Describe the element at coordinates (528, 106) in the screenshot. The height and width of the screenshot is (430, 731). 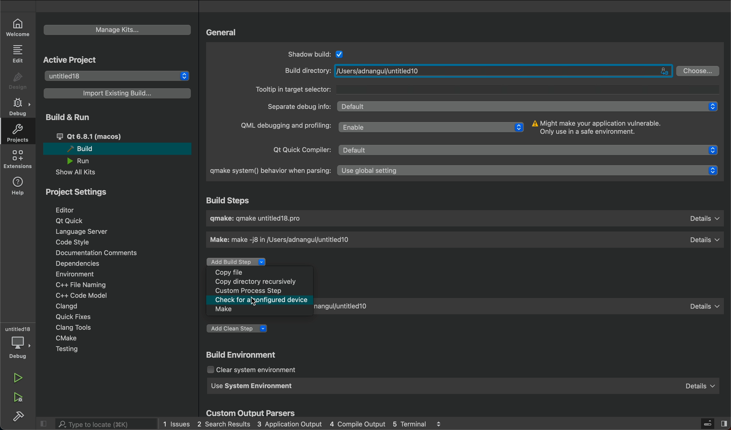
I see `Default` at that location.